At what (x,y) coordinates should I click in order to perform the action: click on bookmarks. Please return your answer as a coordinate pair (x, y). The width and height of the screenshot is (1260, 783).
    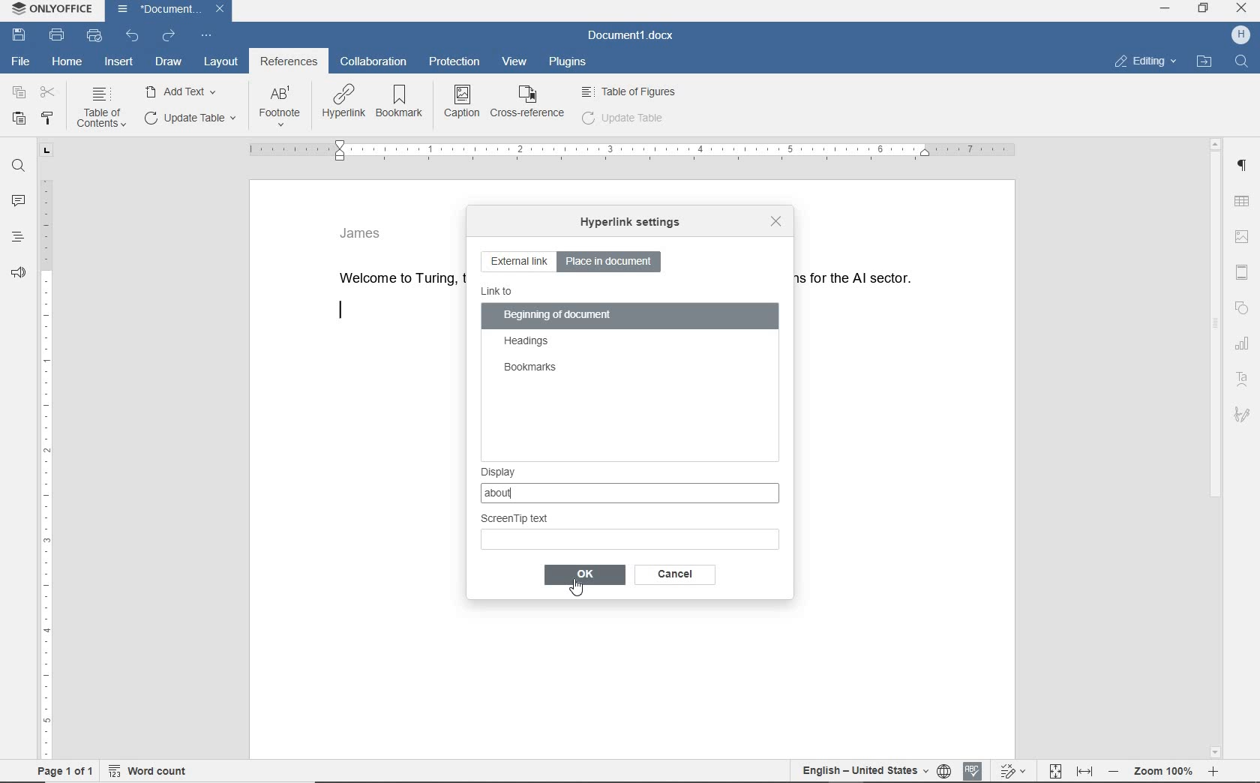
    Looking at the image, I should click on (529, 368).